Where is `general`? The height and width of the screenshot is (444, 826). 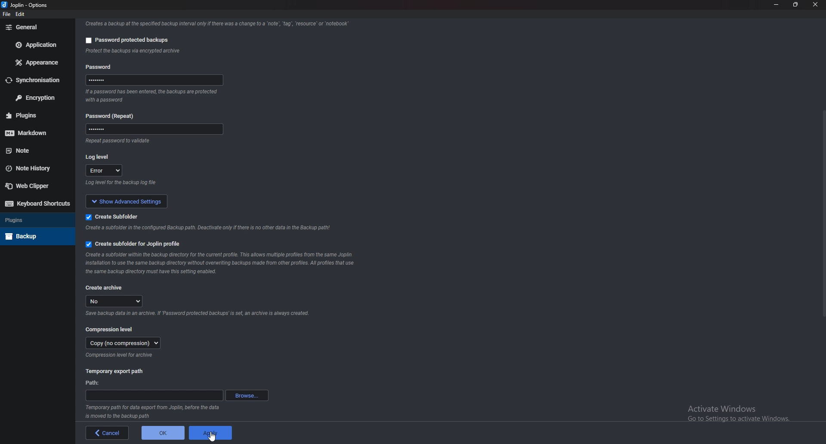
general is located at coordinates (35, 27).